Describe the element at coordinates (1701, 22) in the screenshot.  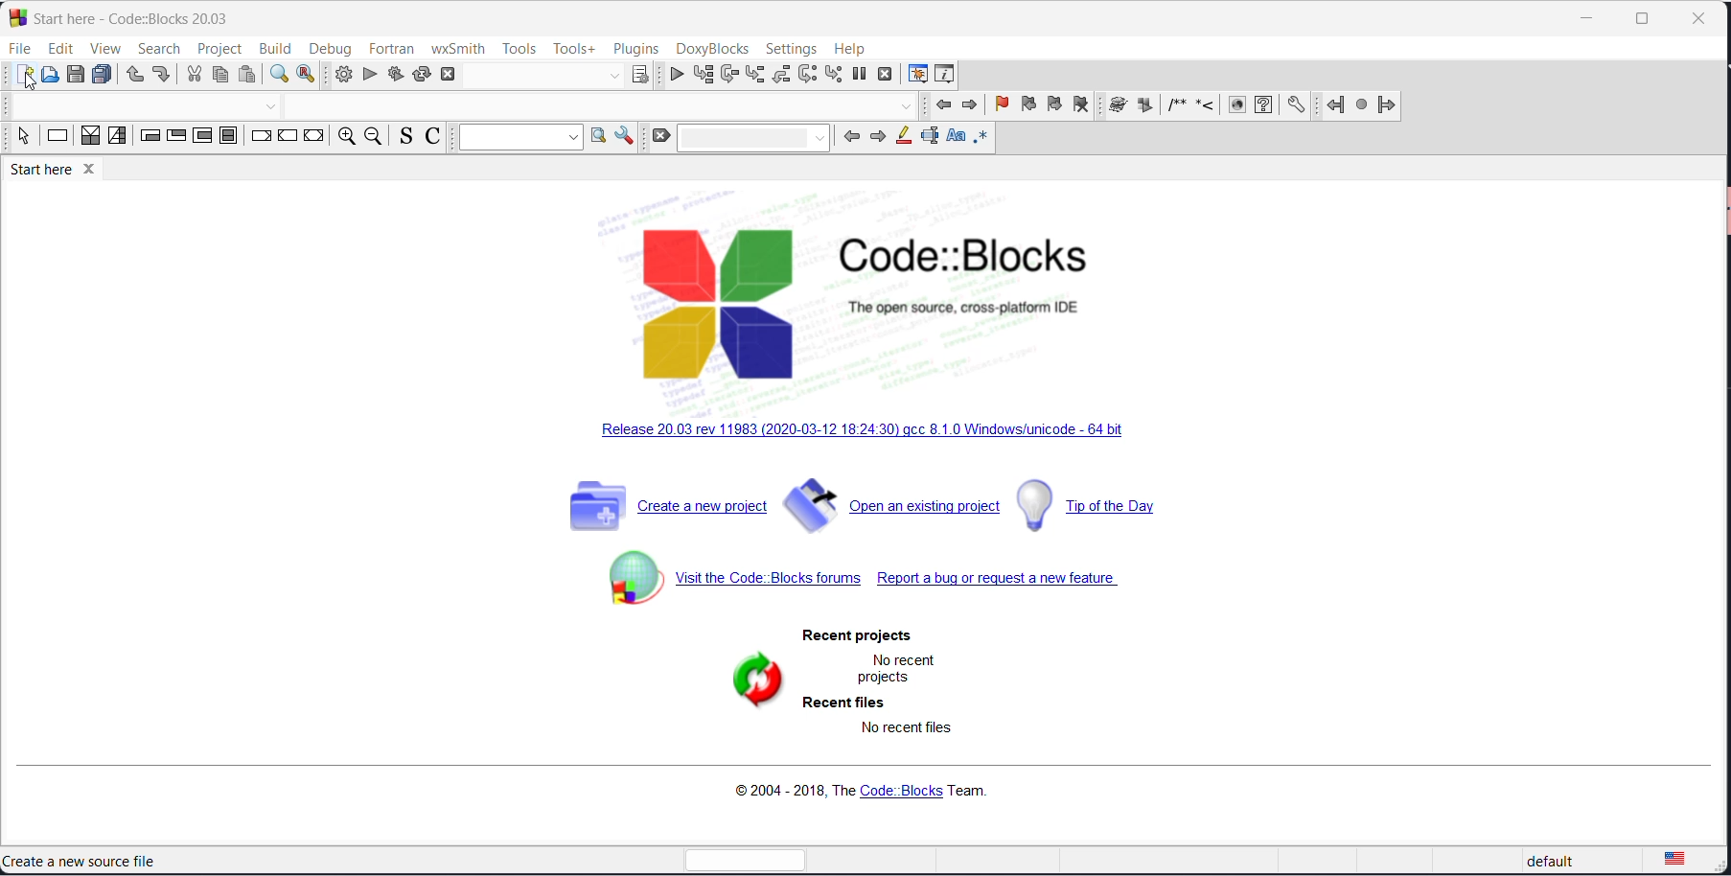
I see `close` at that location.